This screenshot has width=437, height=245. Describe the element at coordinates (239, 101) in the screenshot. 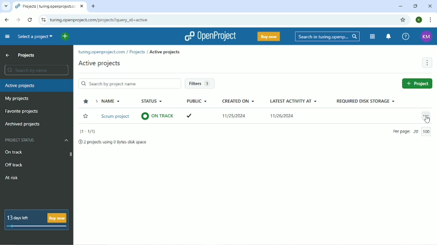

I see `Created on` at that location.